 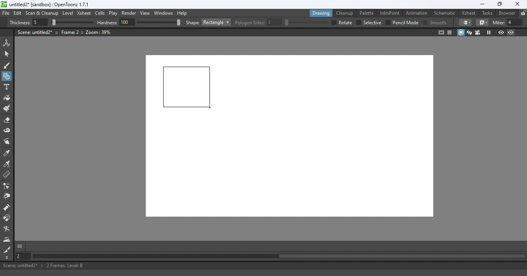 I want to click on Horizontal scroll bar, so click(x=279, y=256).